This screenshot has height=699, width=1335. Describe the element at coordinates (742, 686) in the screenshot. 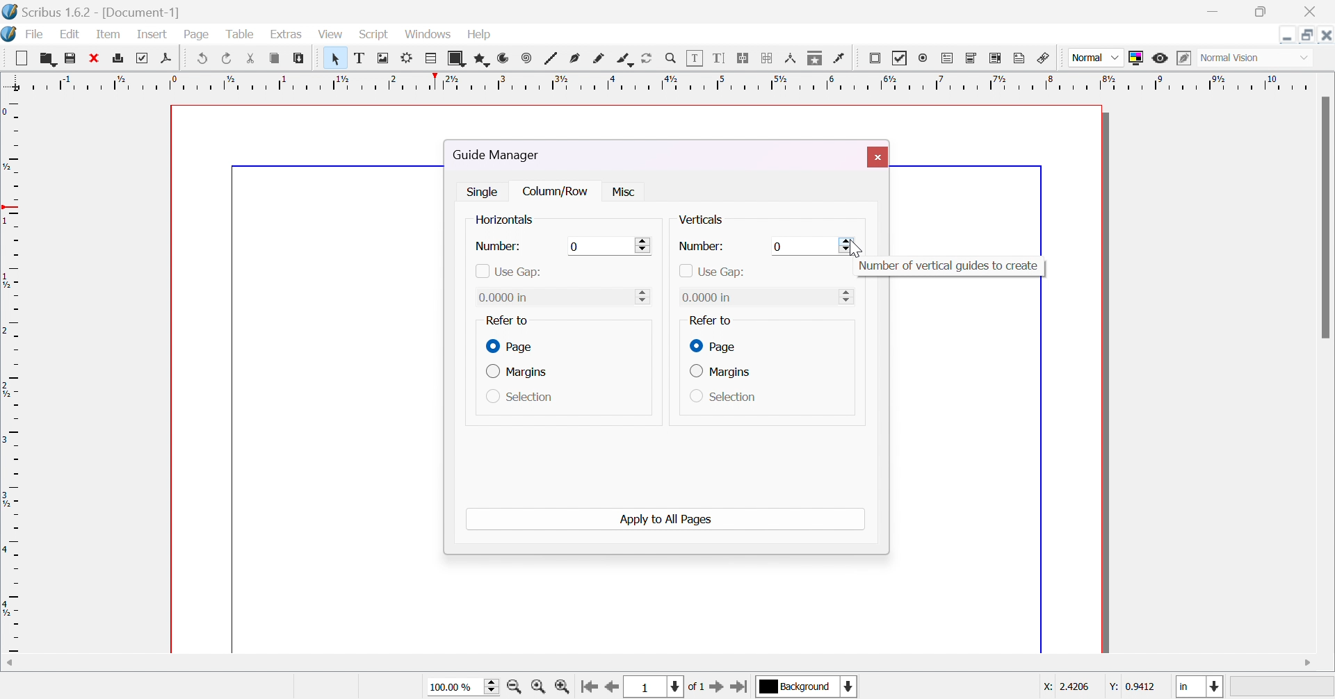

I see `go to last page` at that location.